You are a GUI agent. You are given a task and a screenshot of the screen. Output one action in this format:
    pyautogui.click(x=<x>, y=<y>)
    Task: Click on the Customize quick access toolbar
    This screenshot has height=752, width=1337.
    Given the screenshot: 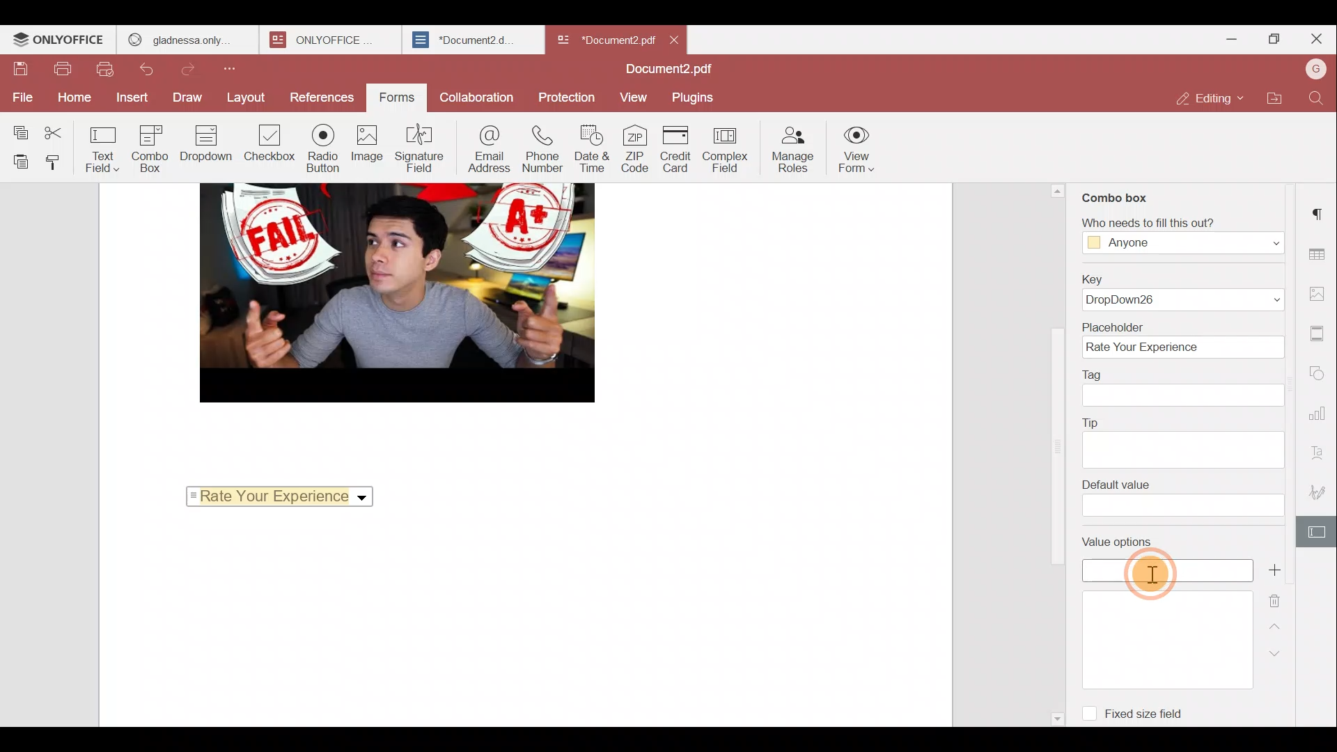 What is the action you would take?
    pyautogui.click(x=234, y=71)
    